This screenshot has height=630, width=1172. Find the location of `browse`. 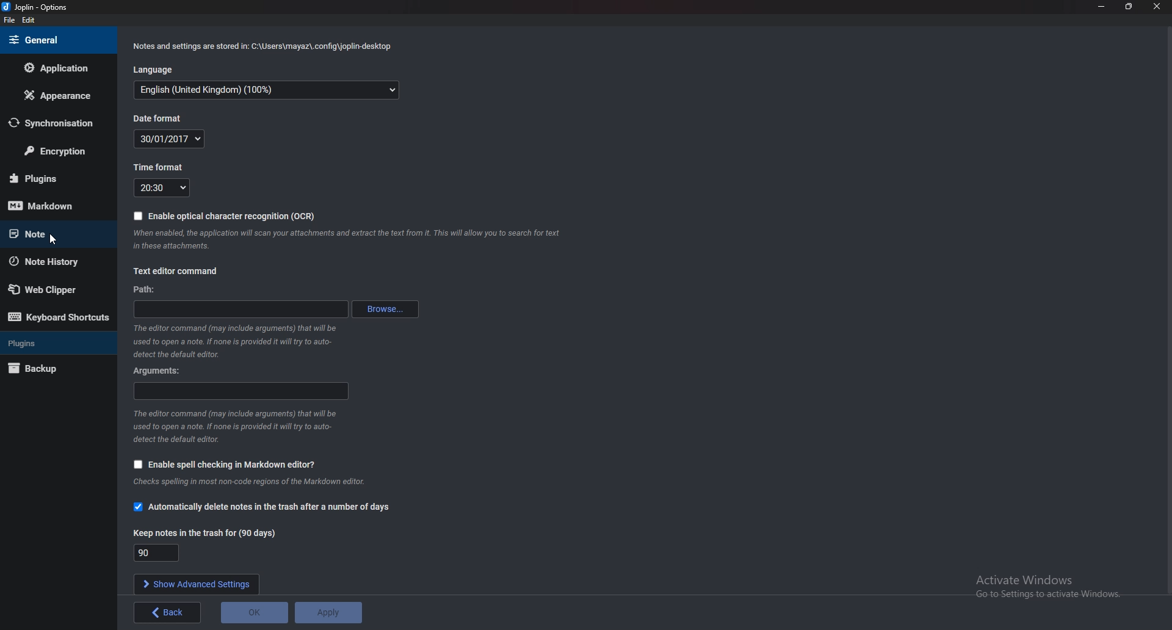

browse is located at coordinates (386, 308).